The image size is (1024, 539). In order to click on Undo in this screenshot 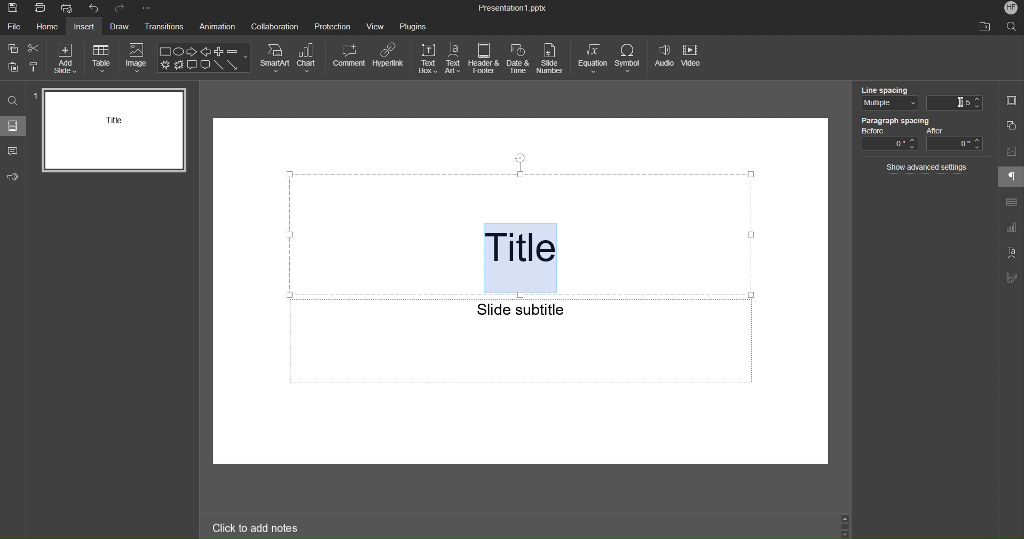, I will do `click(94, 9)`.